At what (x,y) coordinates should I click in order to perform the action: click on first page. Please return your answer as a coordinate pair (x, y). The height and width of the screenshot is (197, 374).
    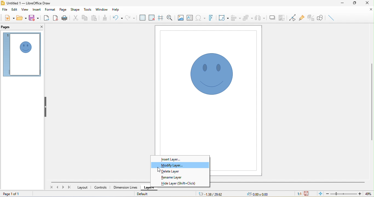
    Looking at the image, I should click on (50, 187).